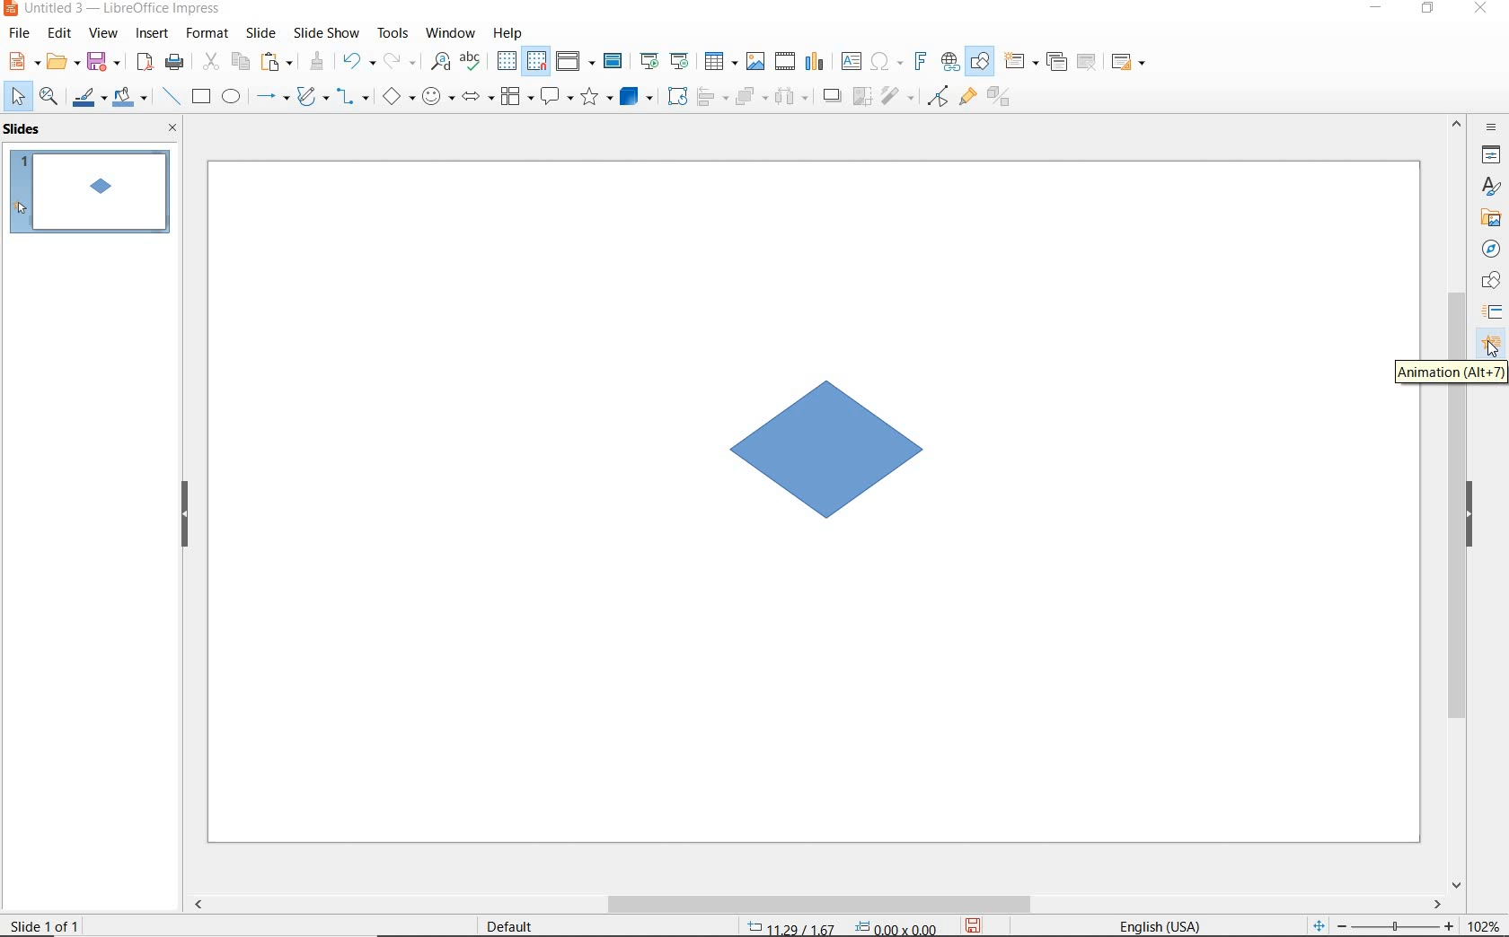 The image size is (1509, 937). What do you see at coordinates (528, 924) in the screenshot?
I see `default` at bounding box center [528, 924].